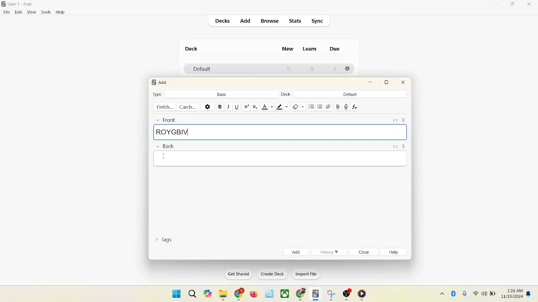 The width and height of the screenshot is (538, 302). I want to click on close, so click(530, 5).